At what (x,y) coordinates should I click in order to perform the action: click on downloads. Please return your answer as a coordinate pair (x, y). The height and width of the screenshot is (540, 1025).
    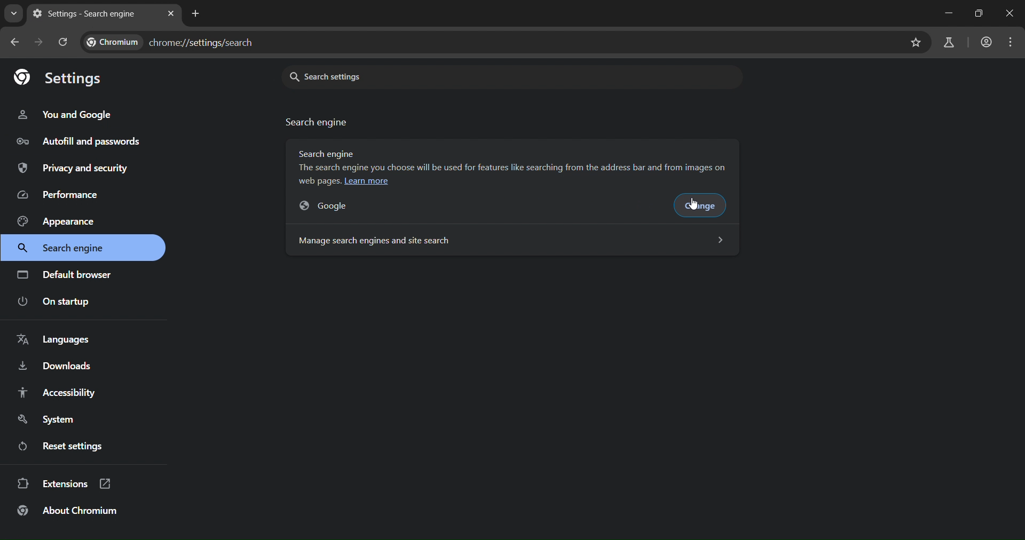
    Looking at the image, I should click on (56, 368).